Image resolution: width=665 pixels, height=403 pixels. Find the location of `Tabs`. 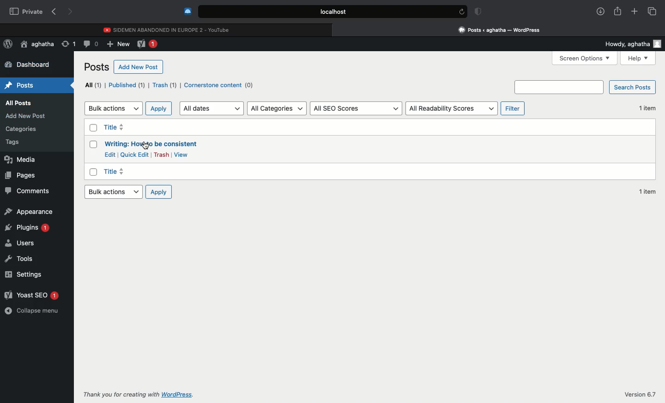

Tabs is located at coordinates (652, 11).